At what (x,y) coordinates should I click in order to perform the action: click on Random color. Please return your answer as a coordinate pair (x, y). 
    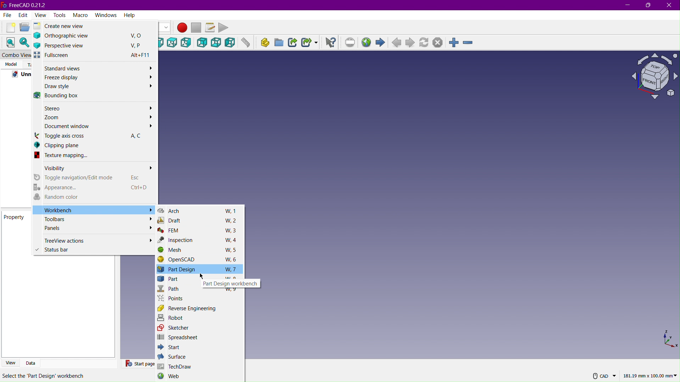
    Looking at the image, I should click on (95, 197).